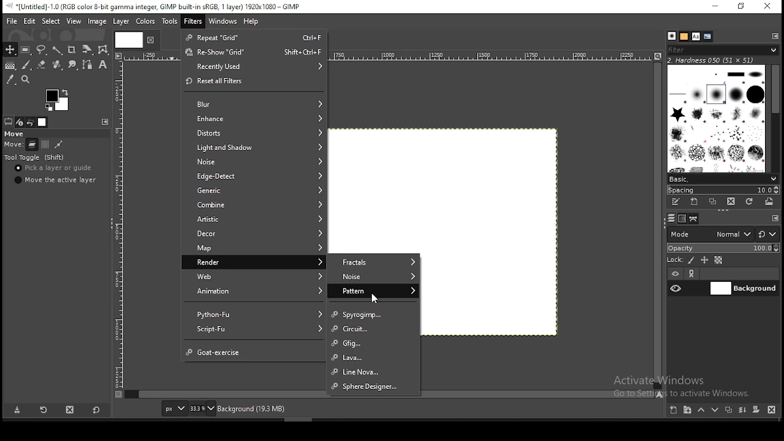 The height and width of the screenshot is (441, 784). What do you see at coordinates (72, 51) in the screenshot?
I see `crop tool` at bounding box center [72, 51].